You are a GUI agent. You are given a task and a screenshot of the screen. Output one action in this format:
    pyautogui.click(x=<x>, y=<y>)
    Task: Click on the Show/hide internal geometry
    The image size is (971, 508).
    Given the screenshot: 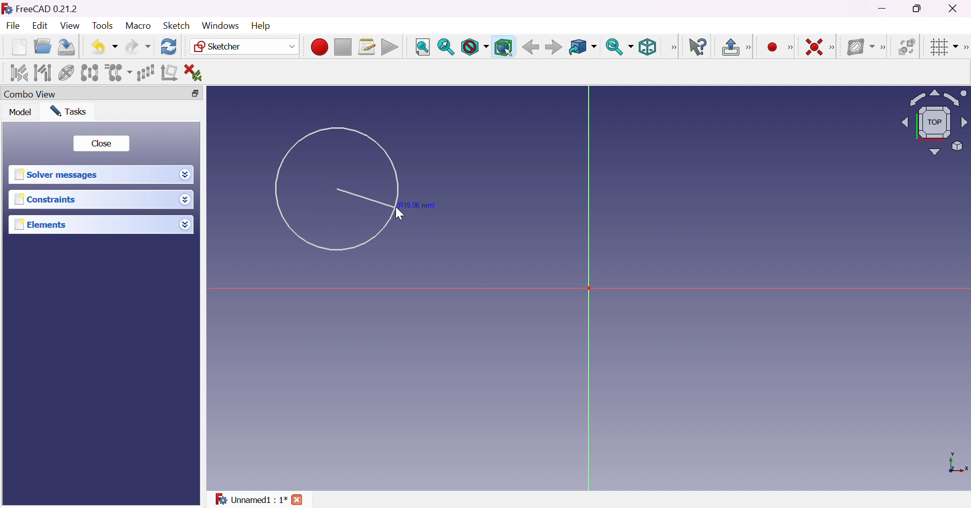 What is the action you would take?
    pyautogui.click(x=67, y=74)
    